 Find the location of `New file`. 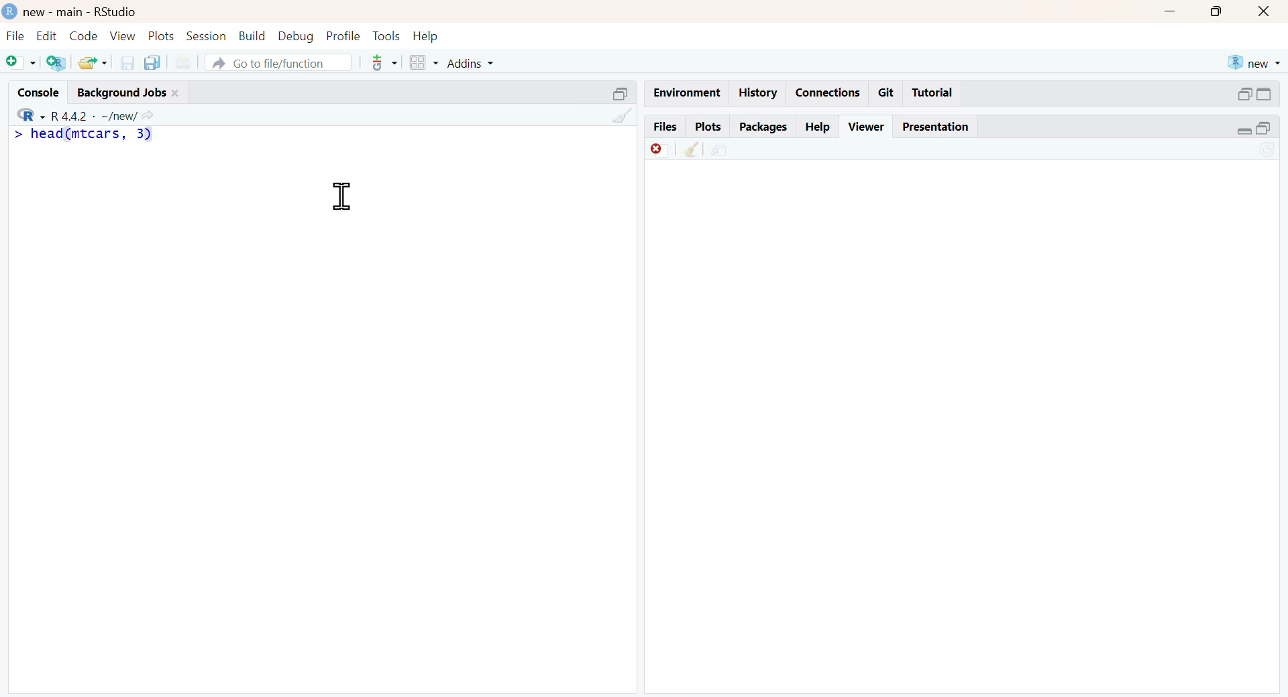

New file is located at coordinates (17, 60).